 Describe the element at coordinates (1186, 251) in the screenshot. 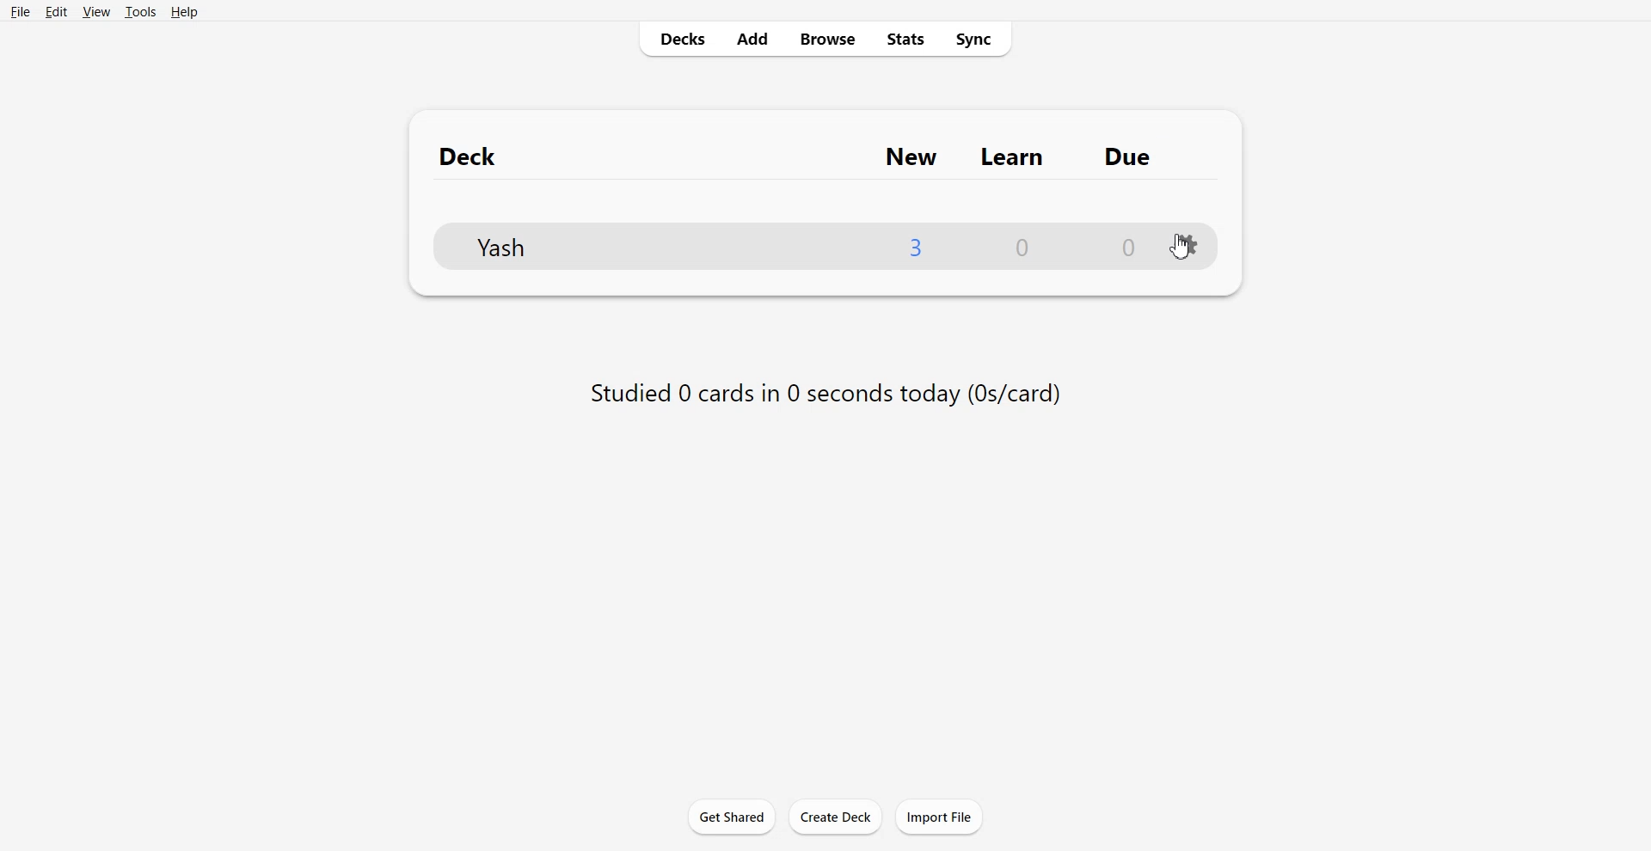

I see `cursor` at that location.